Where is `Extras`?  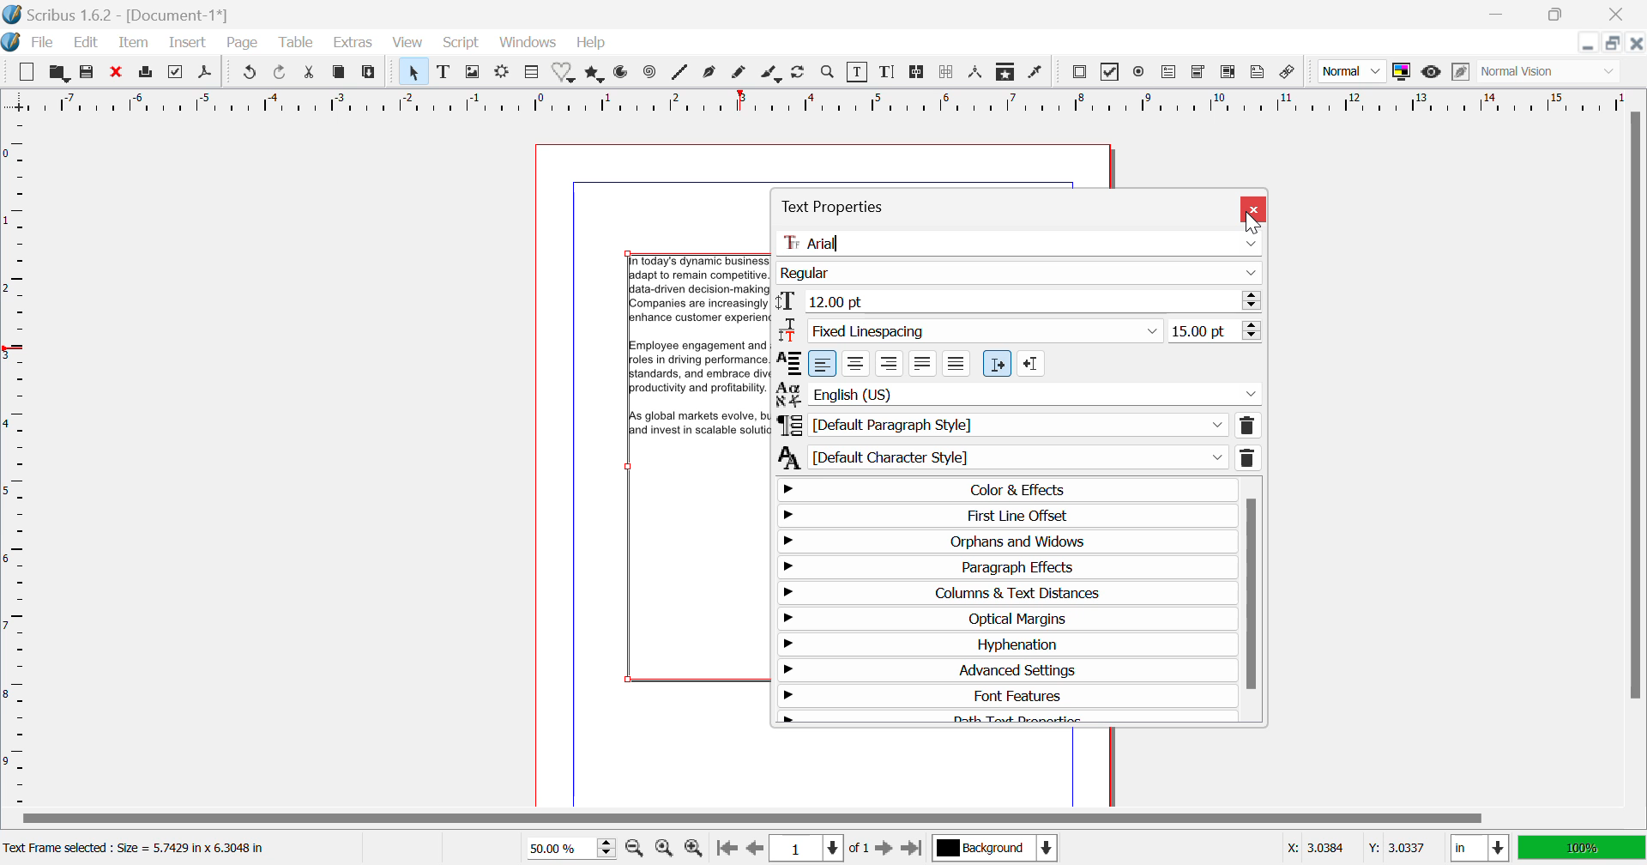
Extras is located at coordinates (356, 43).